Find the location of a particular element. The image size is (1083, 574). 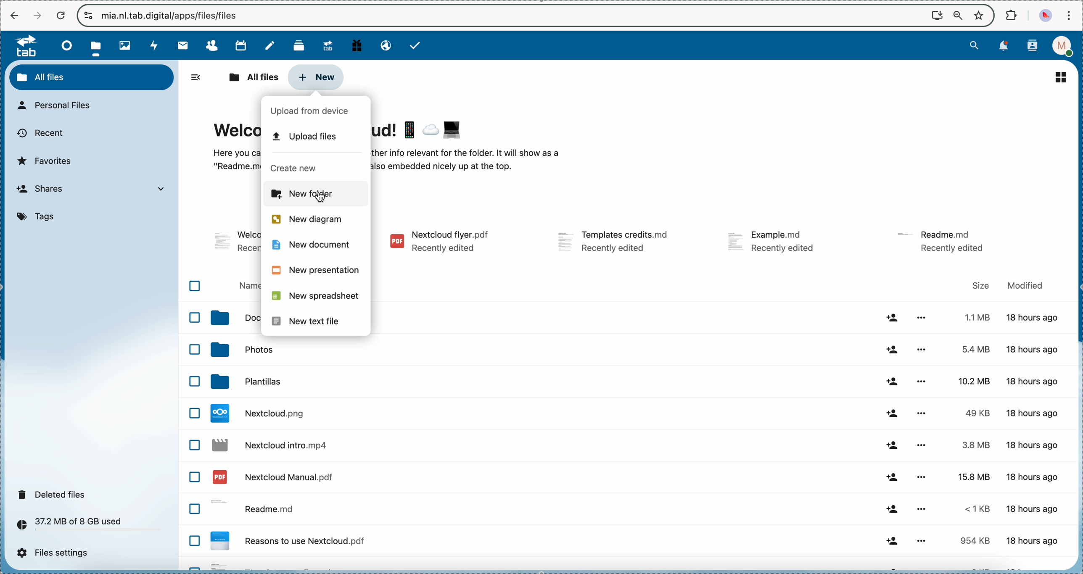

file is located at coordinates (629, 566).